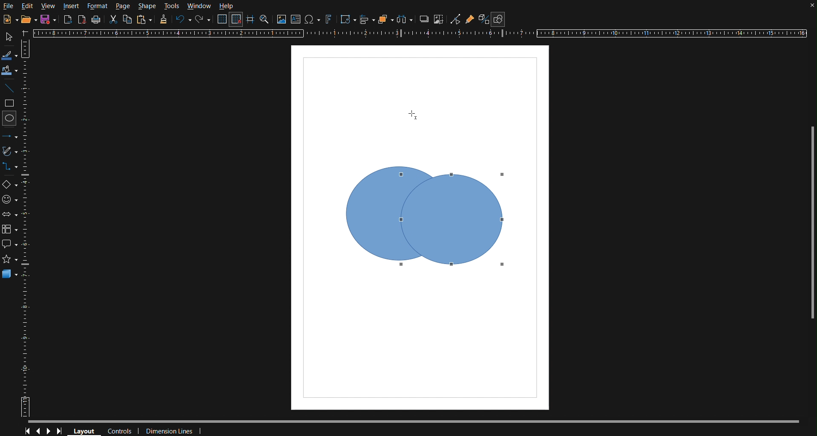 The image size is (817, 436). Describe the element at coordinates (10, 36) in the screenshot. I see `Select` at that location.